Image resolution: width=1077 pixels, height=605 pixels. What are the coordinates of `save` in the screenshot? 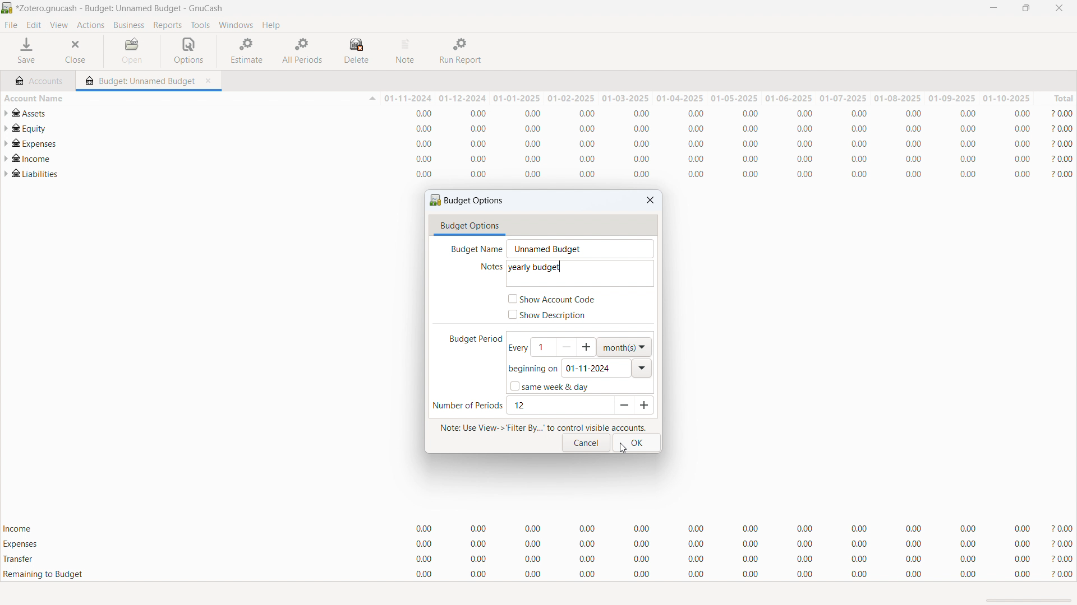 It's located at (27, 51).